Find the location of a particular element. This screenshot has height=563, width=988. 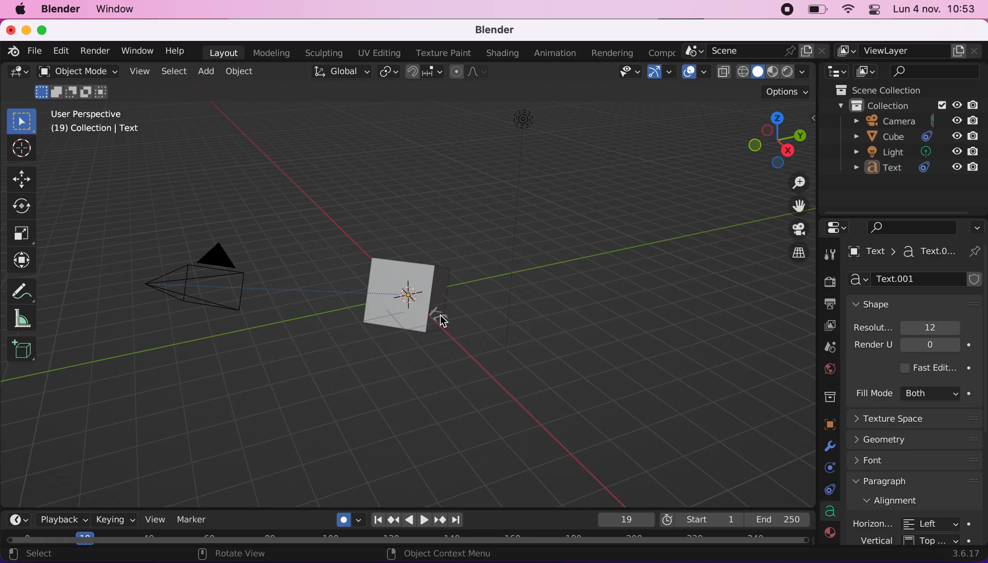

camera is located at coordinates (210, 287).